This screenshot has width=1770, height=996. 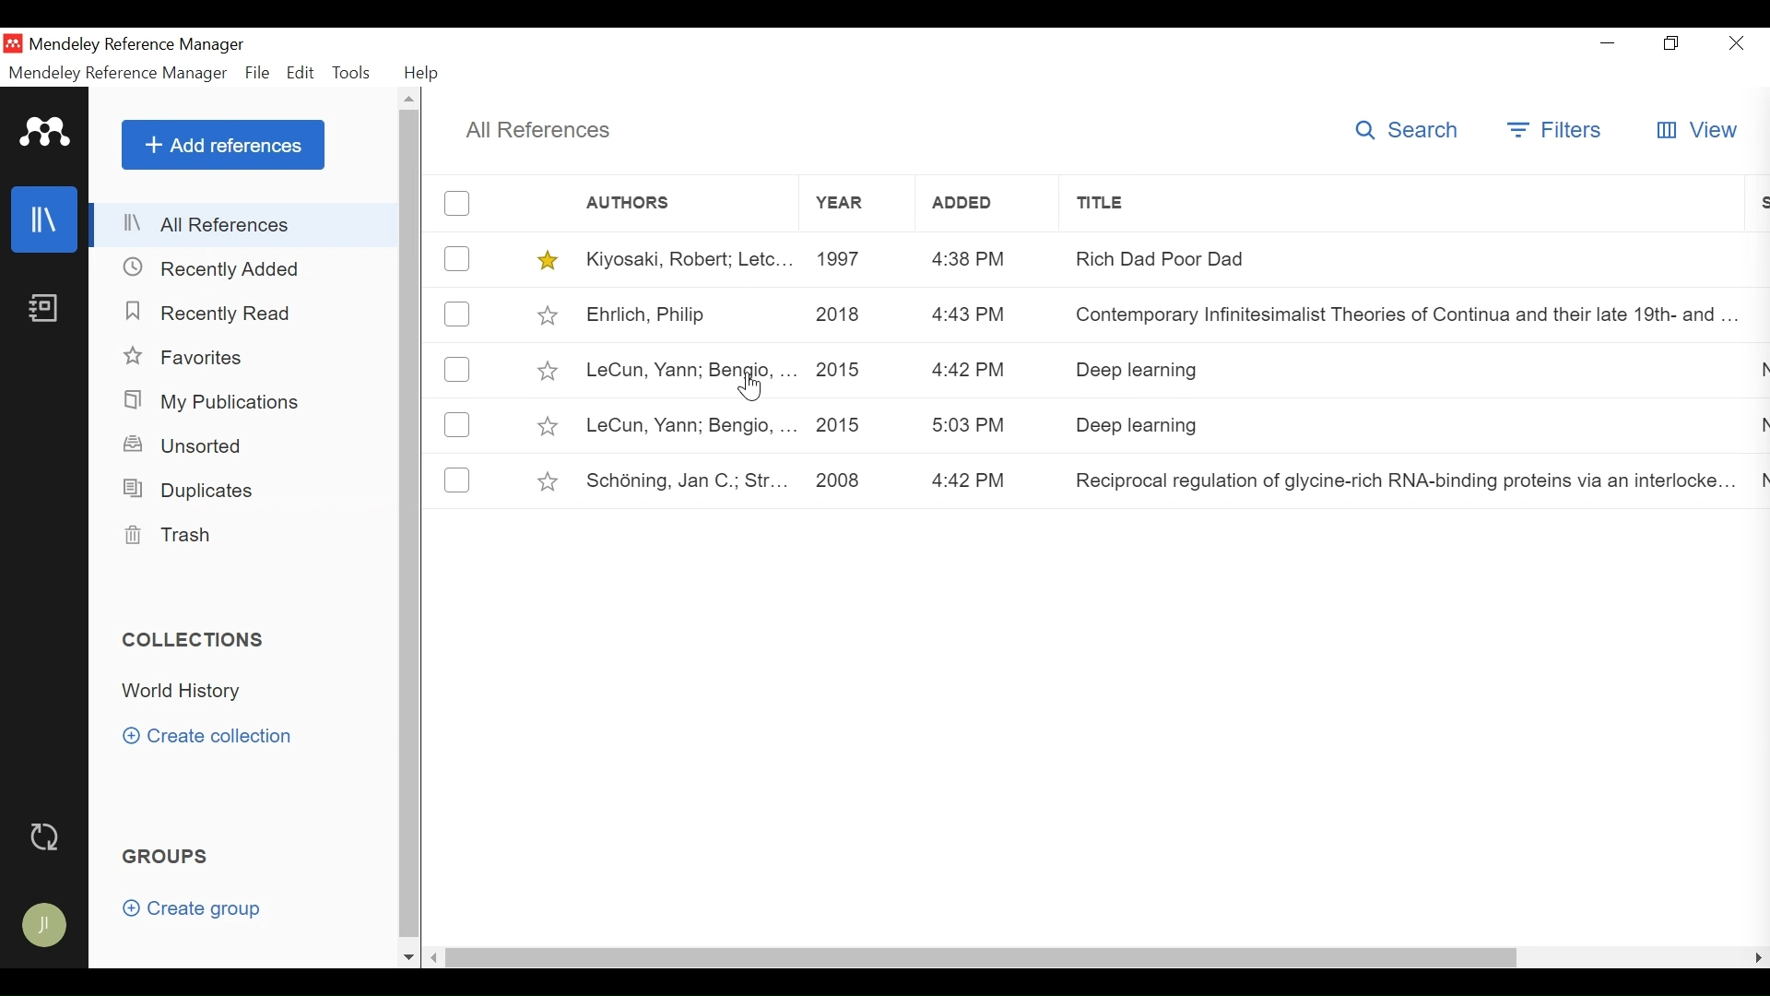 I want to click on minimize, so click(x=1609, y=42).